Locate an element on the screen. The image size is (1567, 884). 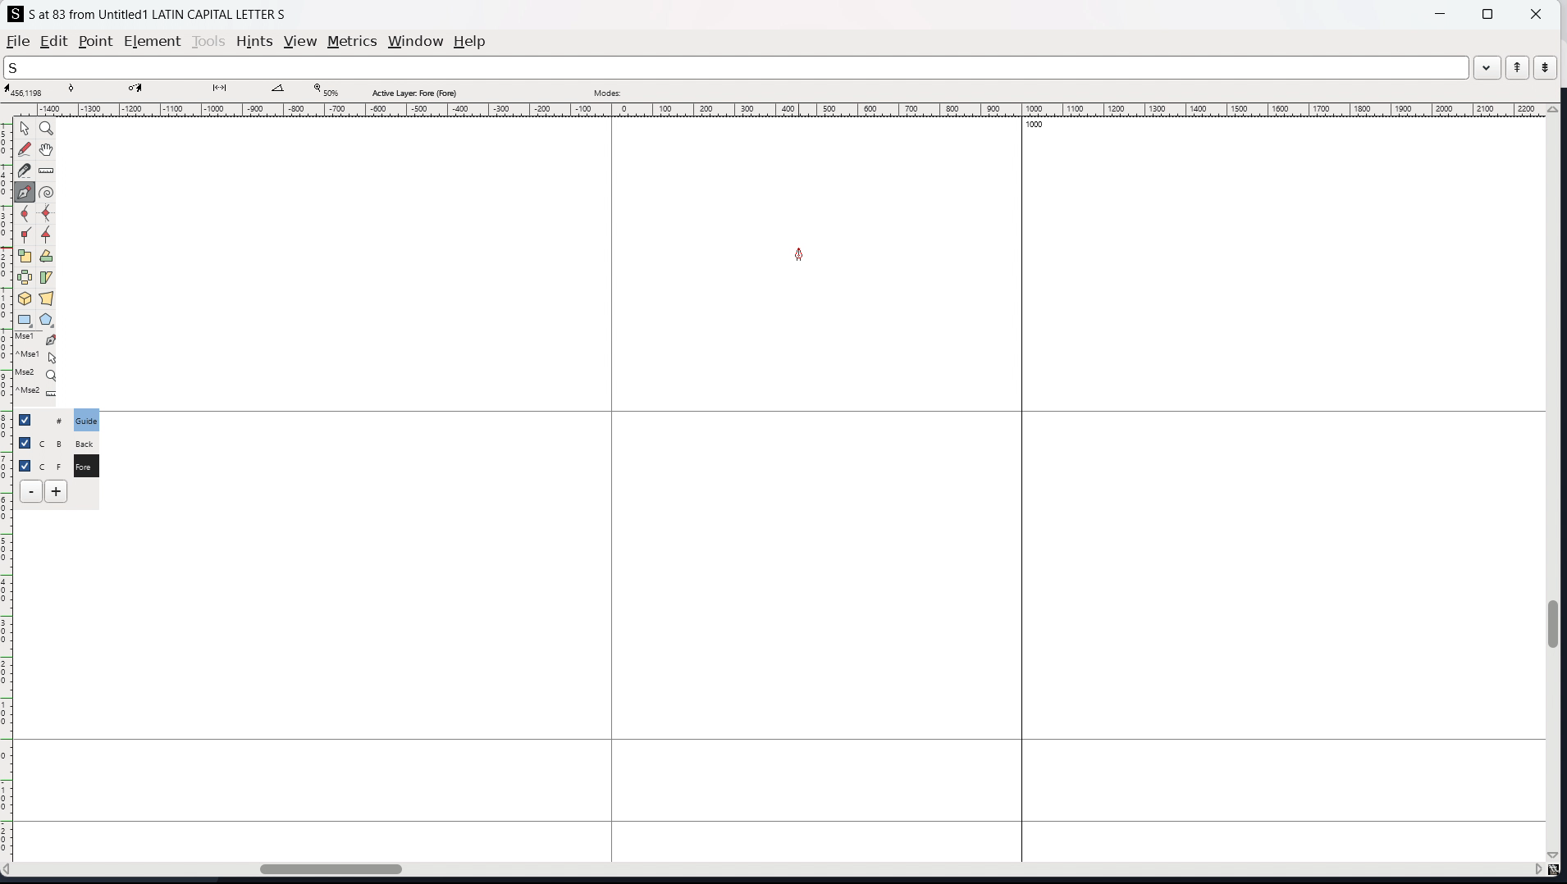
logo is located at coordinates (16, 14).